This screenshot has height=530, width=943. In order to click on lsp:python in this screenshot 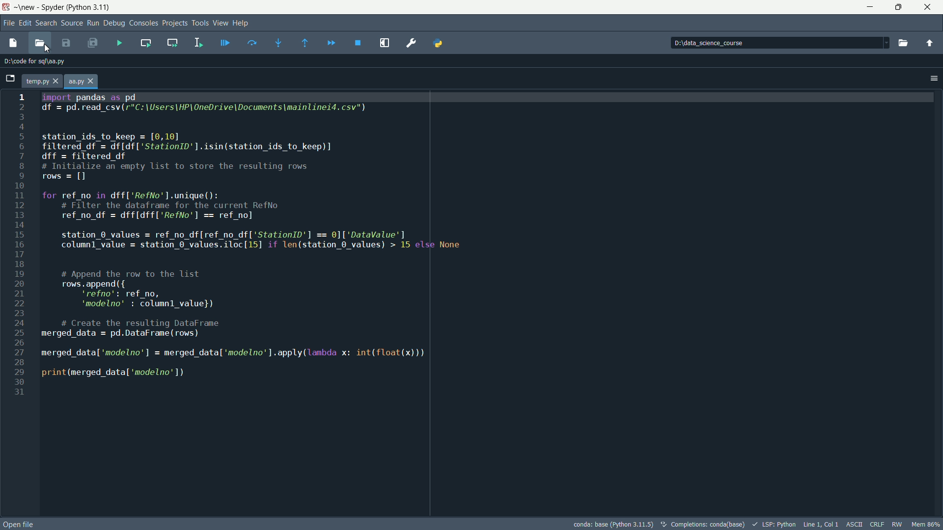, I will do `click(774, 524)`.